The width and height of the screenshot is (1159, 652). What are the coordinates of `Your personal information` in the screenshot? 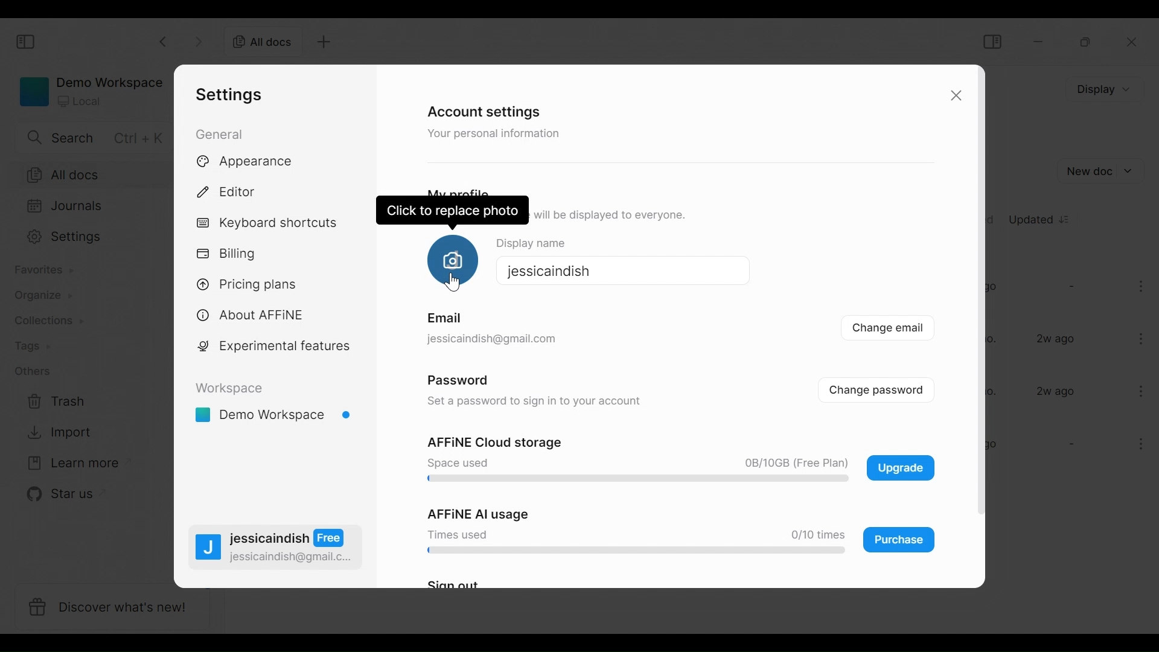 It's located at (497, 135).